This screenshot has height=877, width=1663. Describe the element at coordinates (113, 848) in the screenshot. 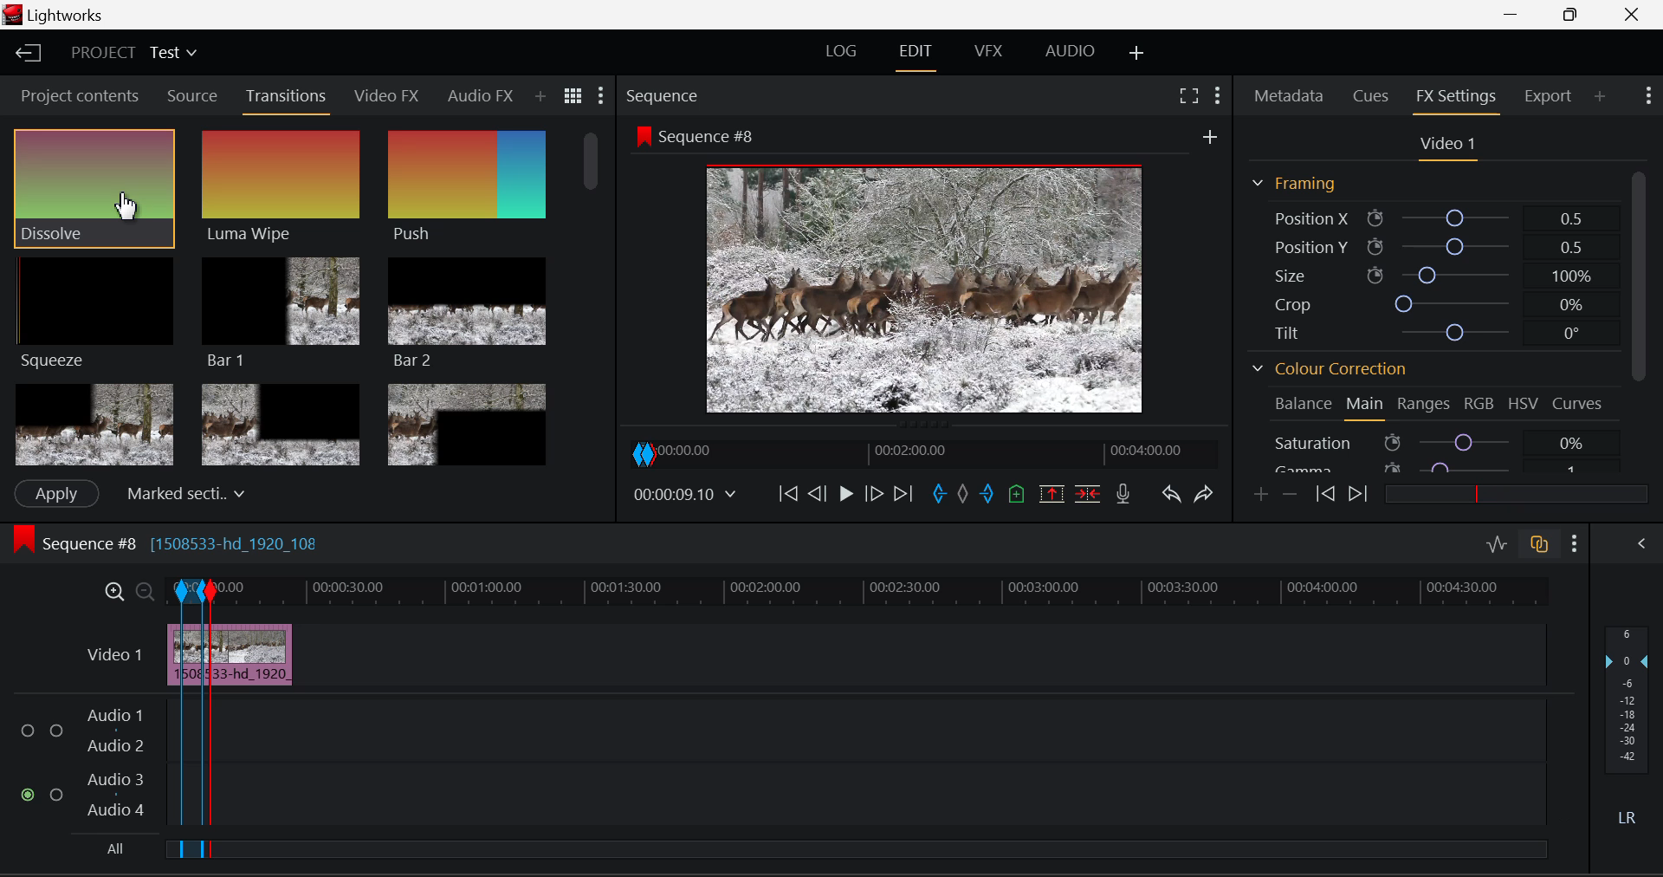

I see `All` at that location.